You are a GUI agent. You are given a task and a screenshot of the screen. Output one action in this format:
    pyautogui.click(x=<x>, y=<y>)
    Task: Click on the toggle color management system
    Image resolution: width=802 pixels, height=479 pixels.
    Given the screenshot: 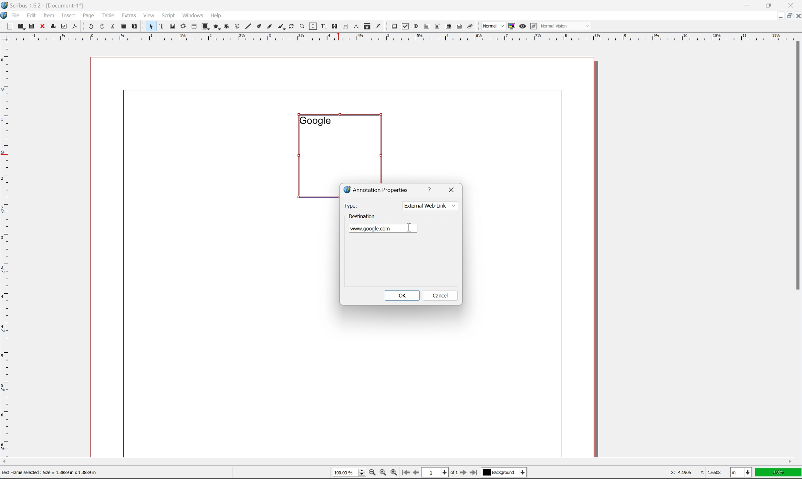 What is the action you would take?
    pyautogui.click(x=510, y=26)
    